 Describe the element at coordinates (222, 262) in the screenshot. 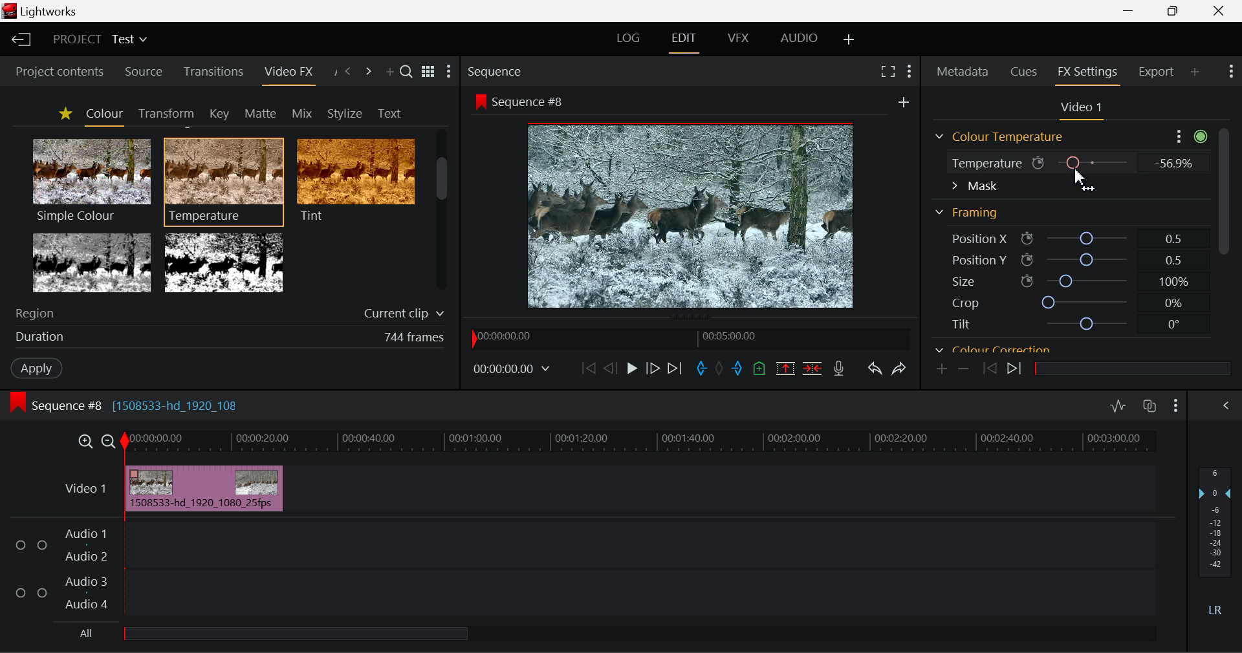

I see `Two Tone` at that location.